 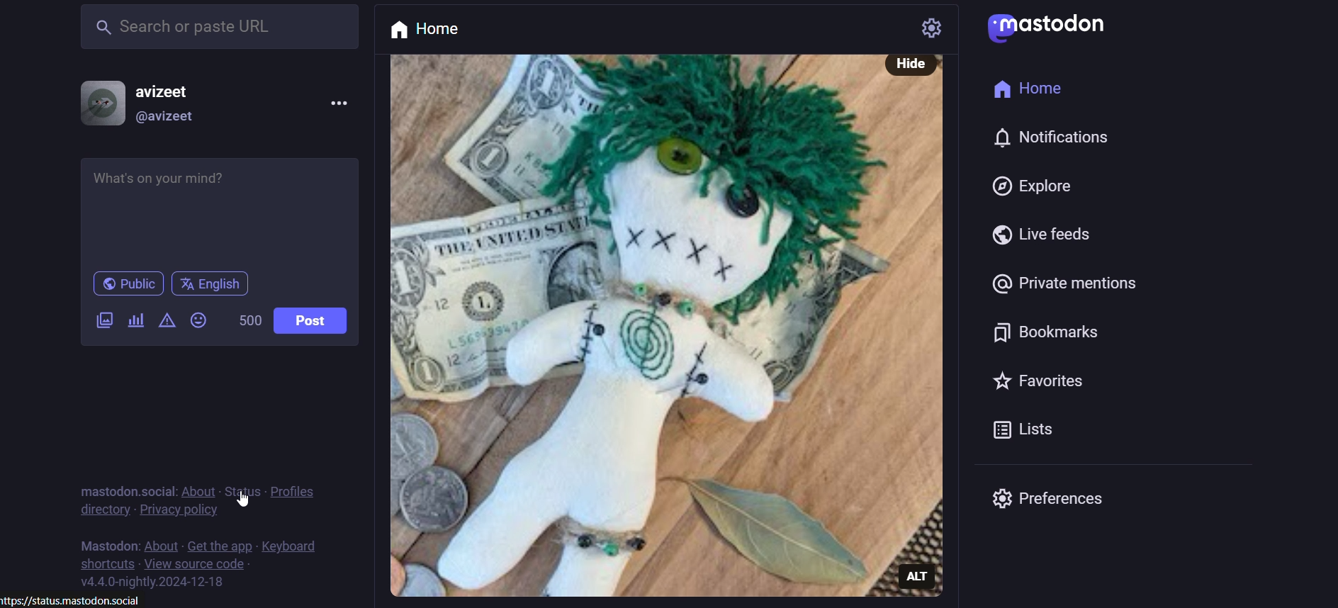 I want to click on post with picture, so click(x=631, y=326).